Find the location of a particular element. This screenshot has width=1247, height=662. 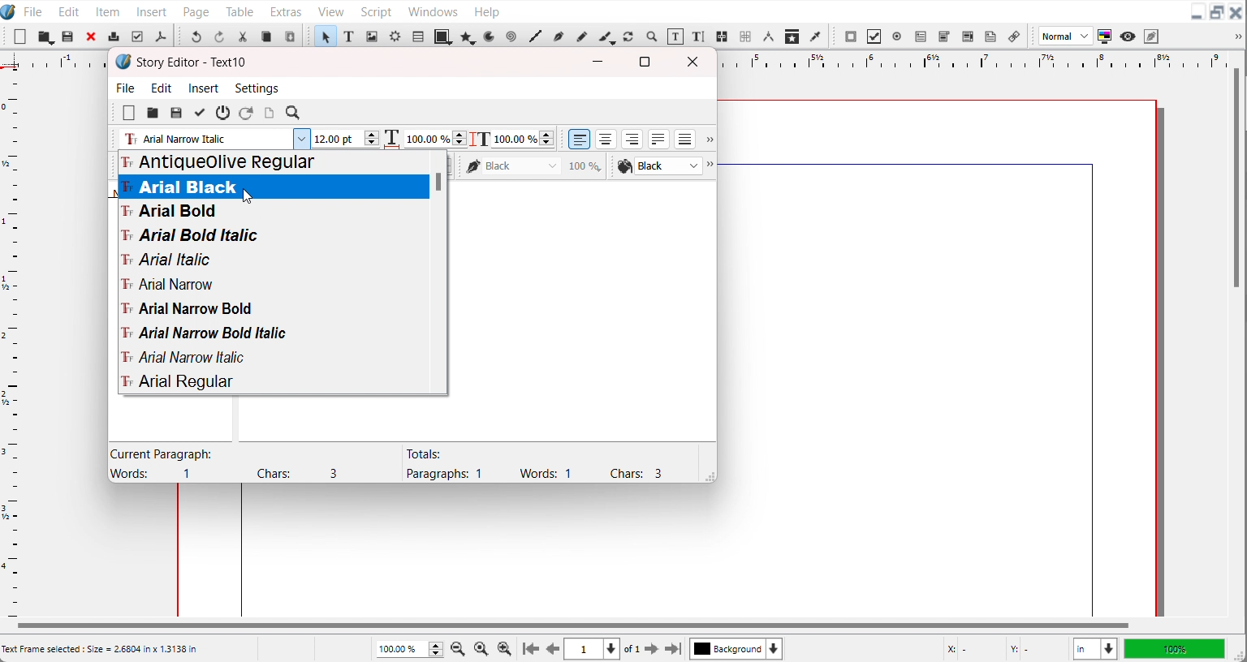

Zoom In is located at coordinates (505, 648).